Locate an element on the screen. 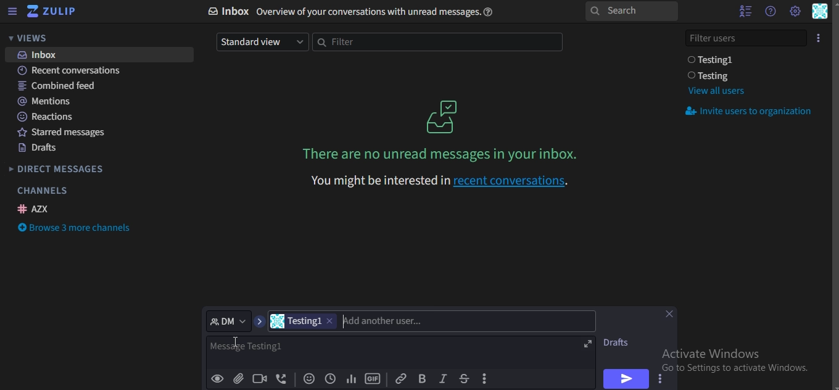  compose actions is located at coordinates (486, 379).